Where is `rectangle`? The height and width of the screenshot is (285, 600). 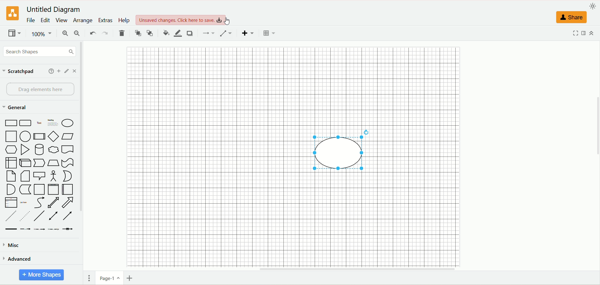
rectangle is located at coordinates (10, 123).